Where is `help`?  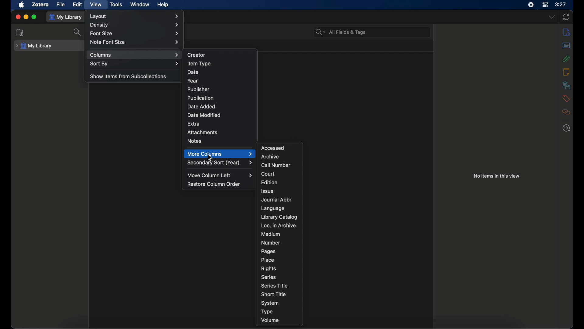 help is located at coordinates (163, 5).